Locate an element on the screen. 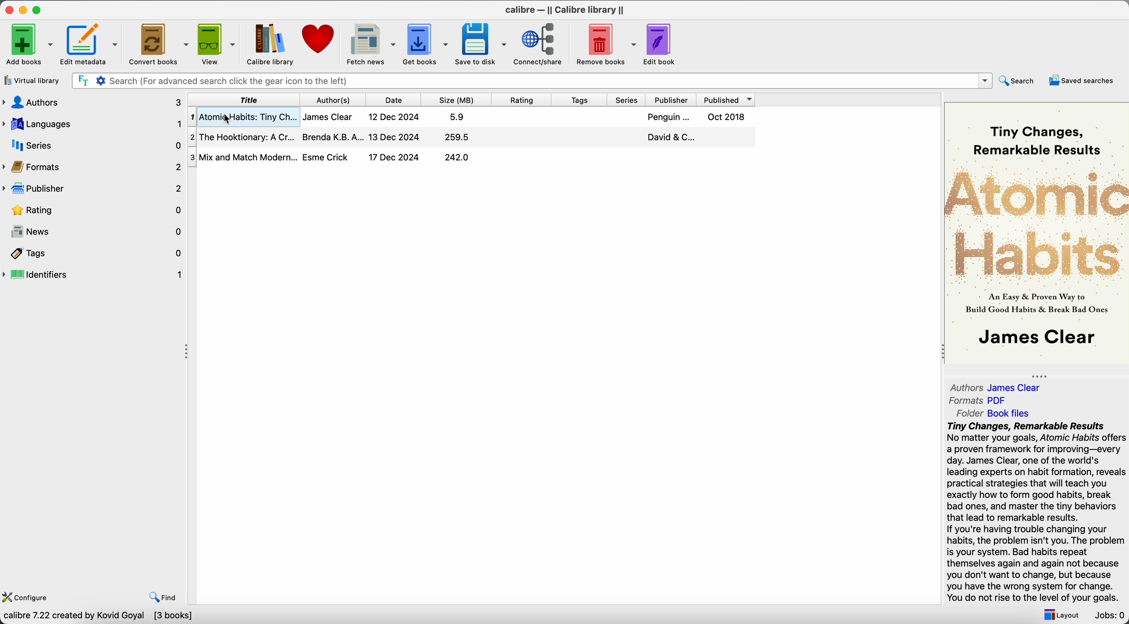 This screenshot has width=1129, height=624. Mix and Match Modern... is located at coordinates (243, 156).